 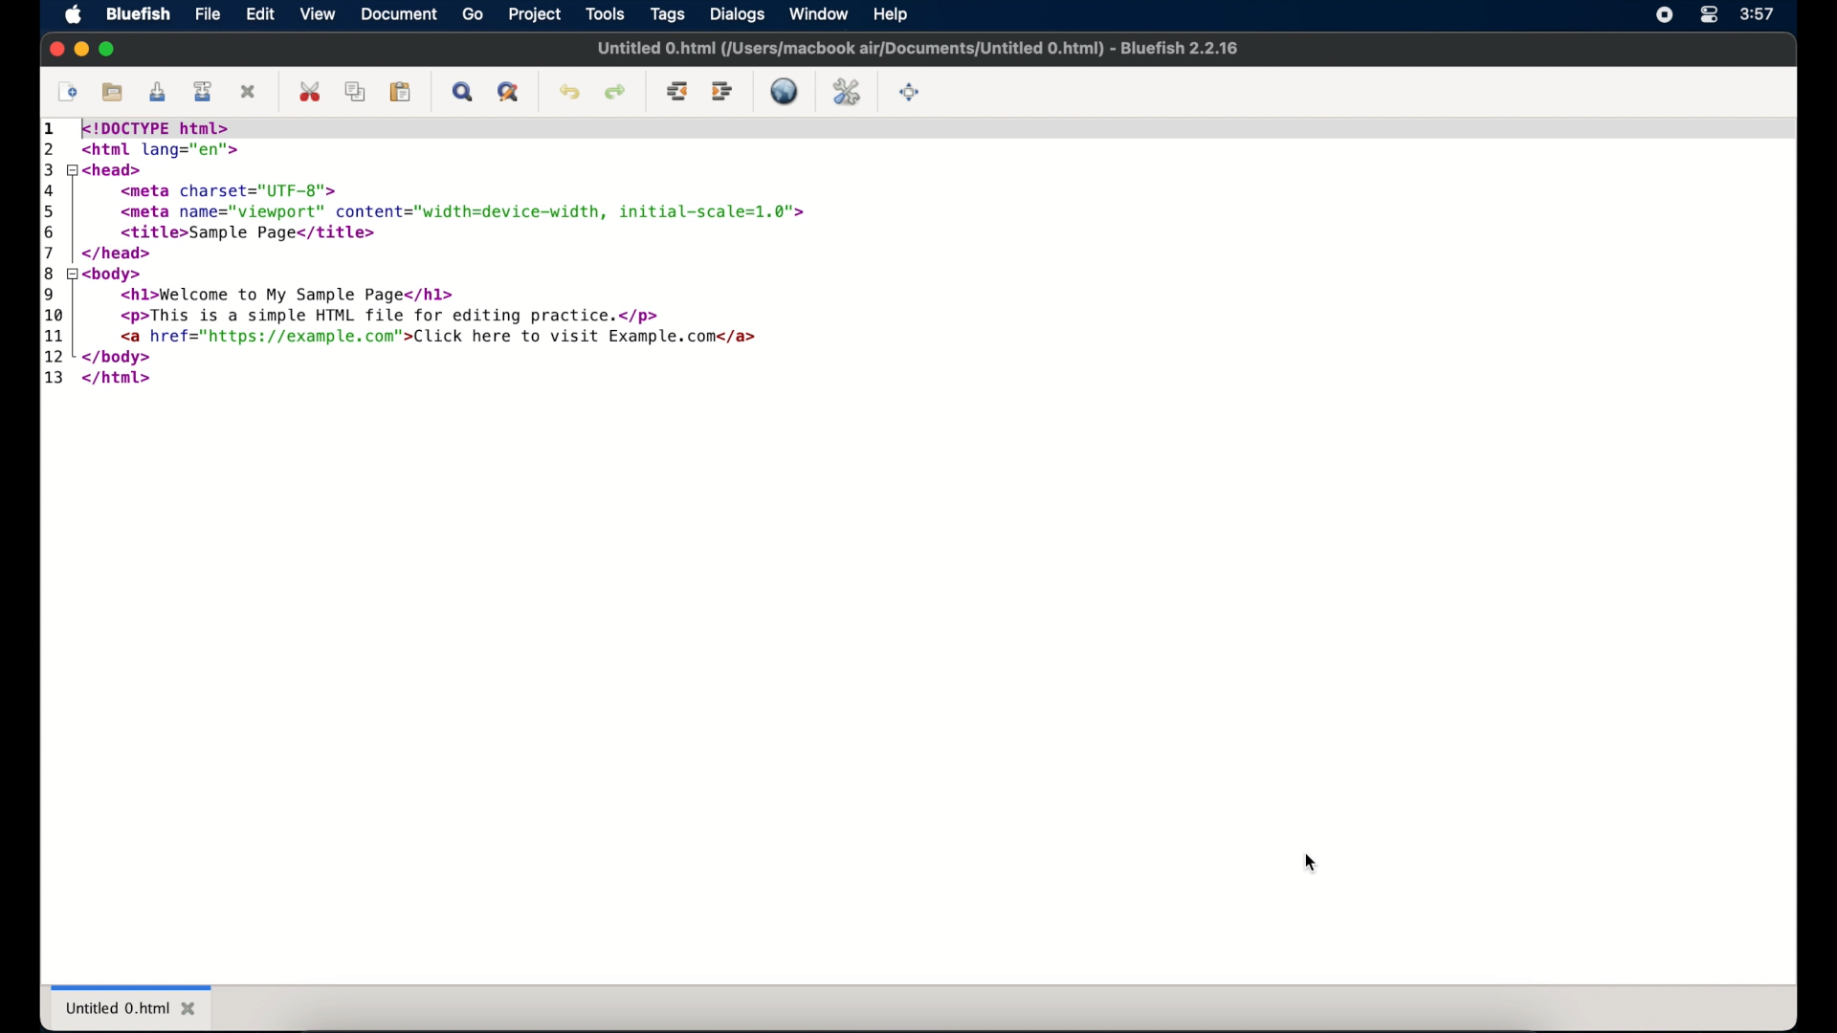 I want to click on redo, so click(x=614, y=93).